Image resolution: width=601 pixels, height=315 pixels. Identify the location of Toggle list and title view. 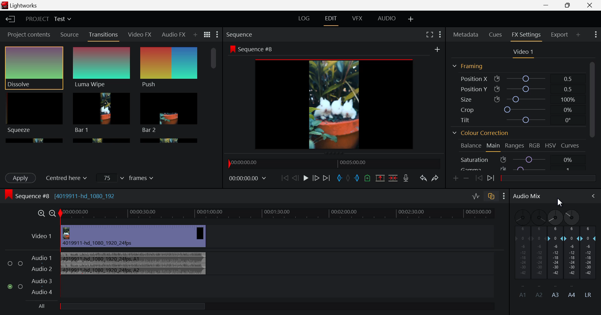
(208, 35).